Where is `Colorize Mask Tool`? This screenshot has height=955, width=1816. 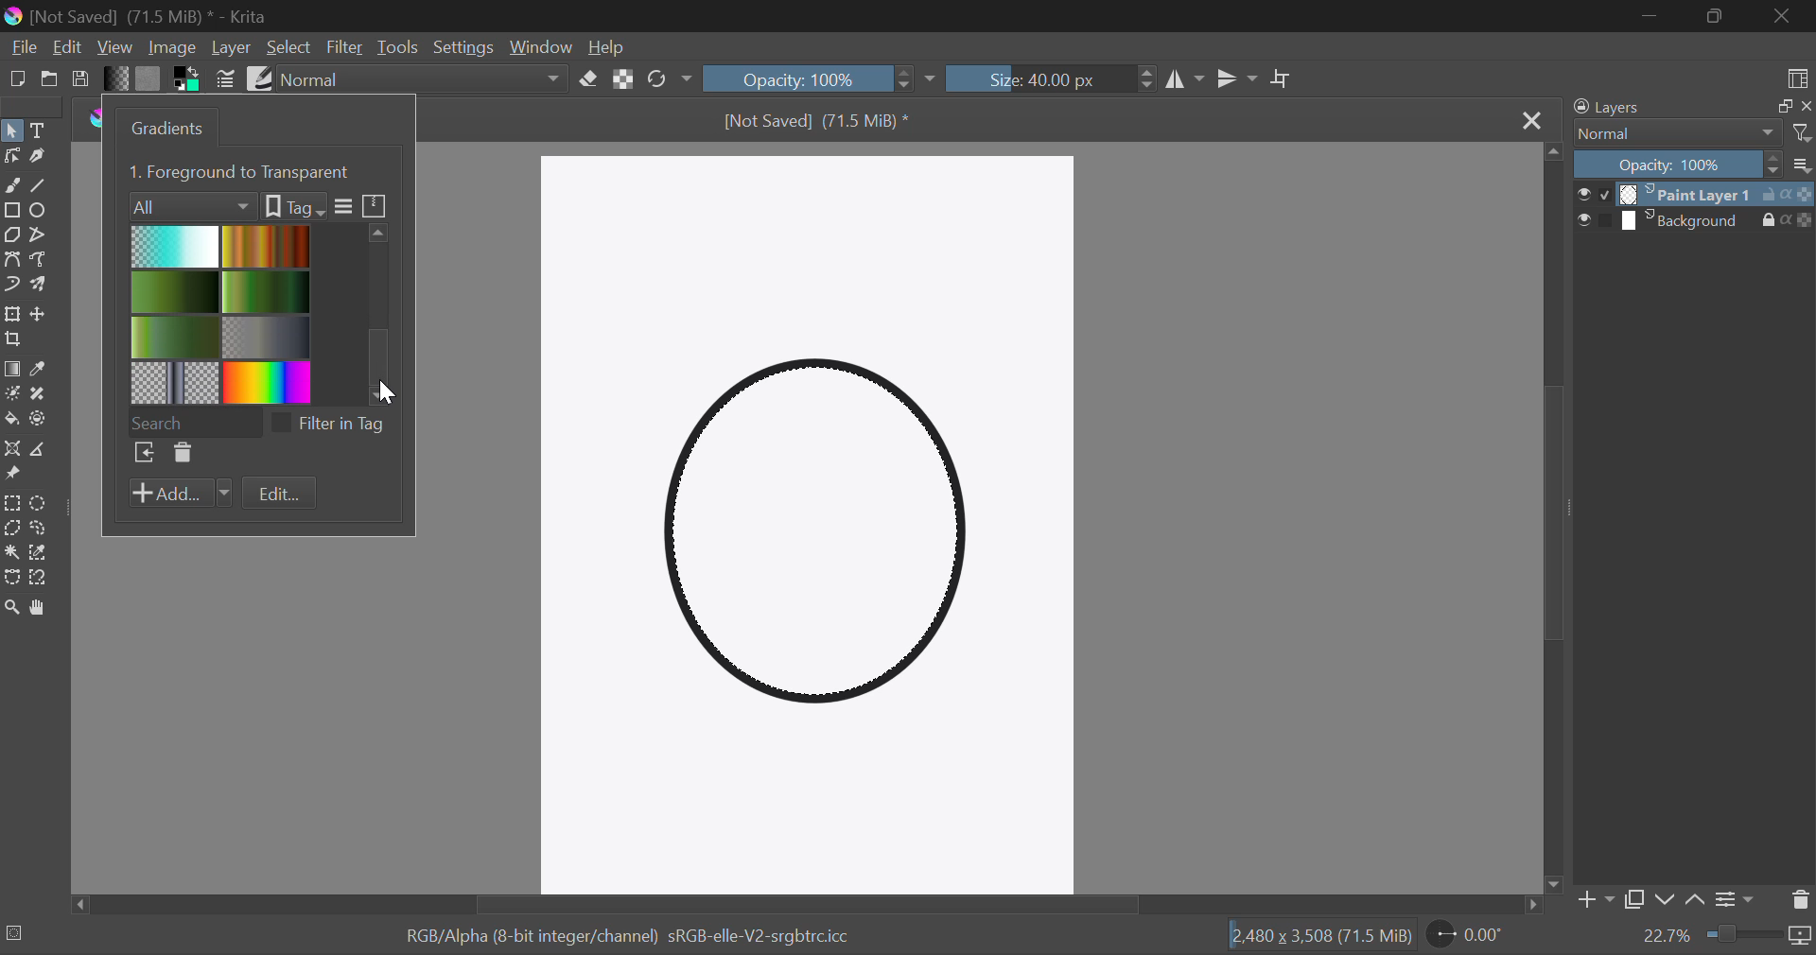
Colorize Mask Tool is located at coordinates (12, 397).